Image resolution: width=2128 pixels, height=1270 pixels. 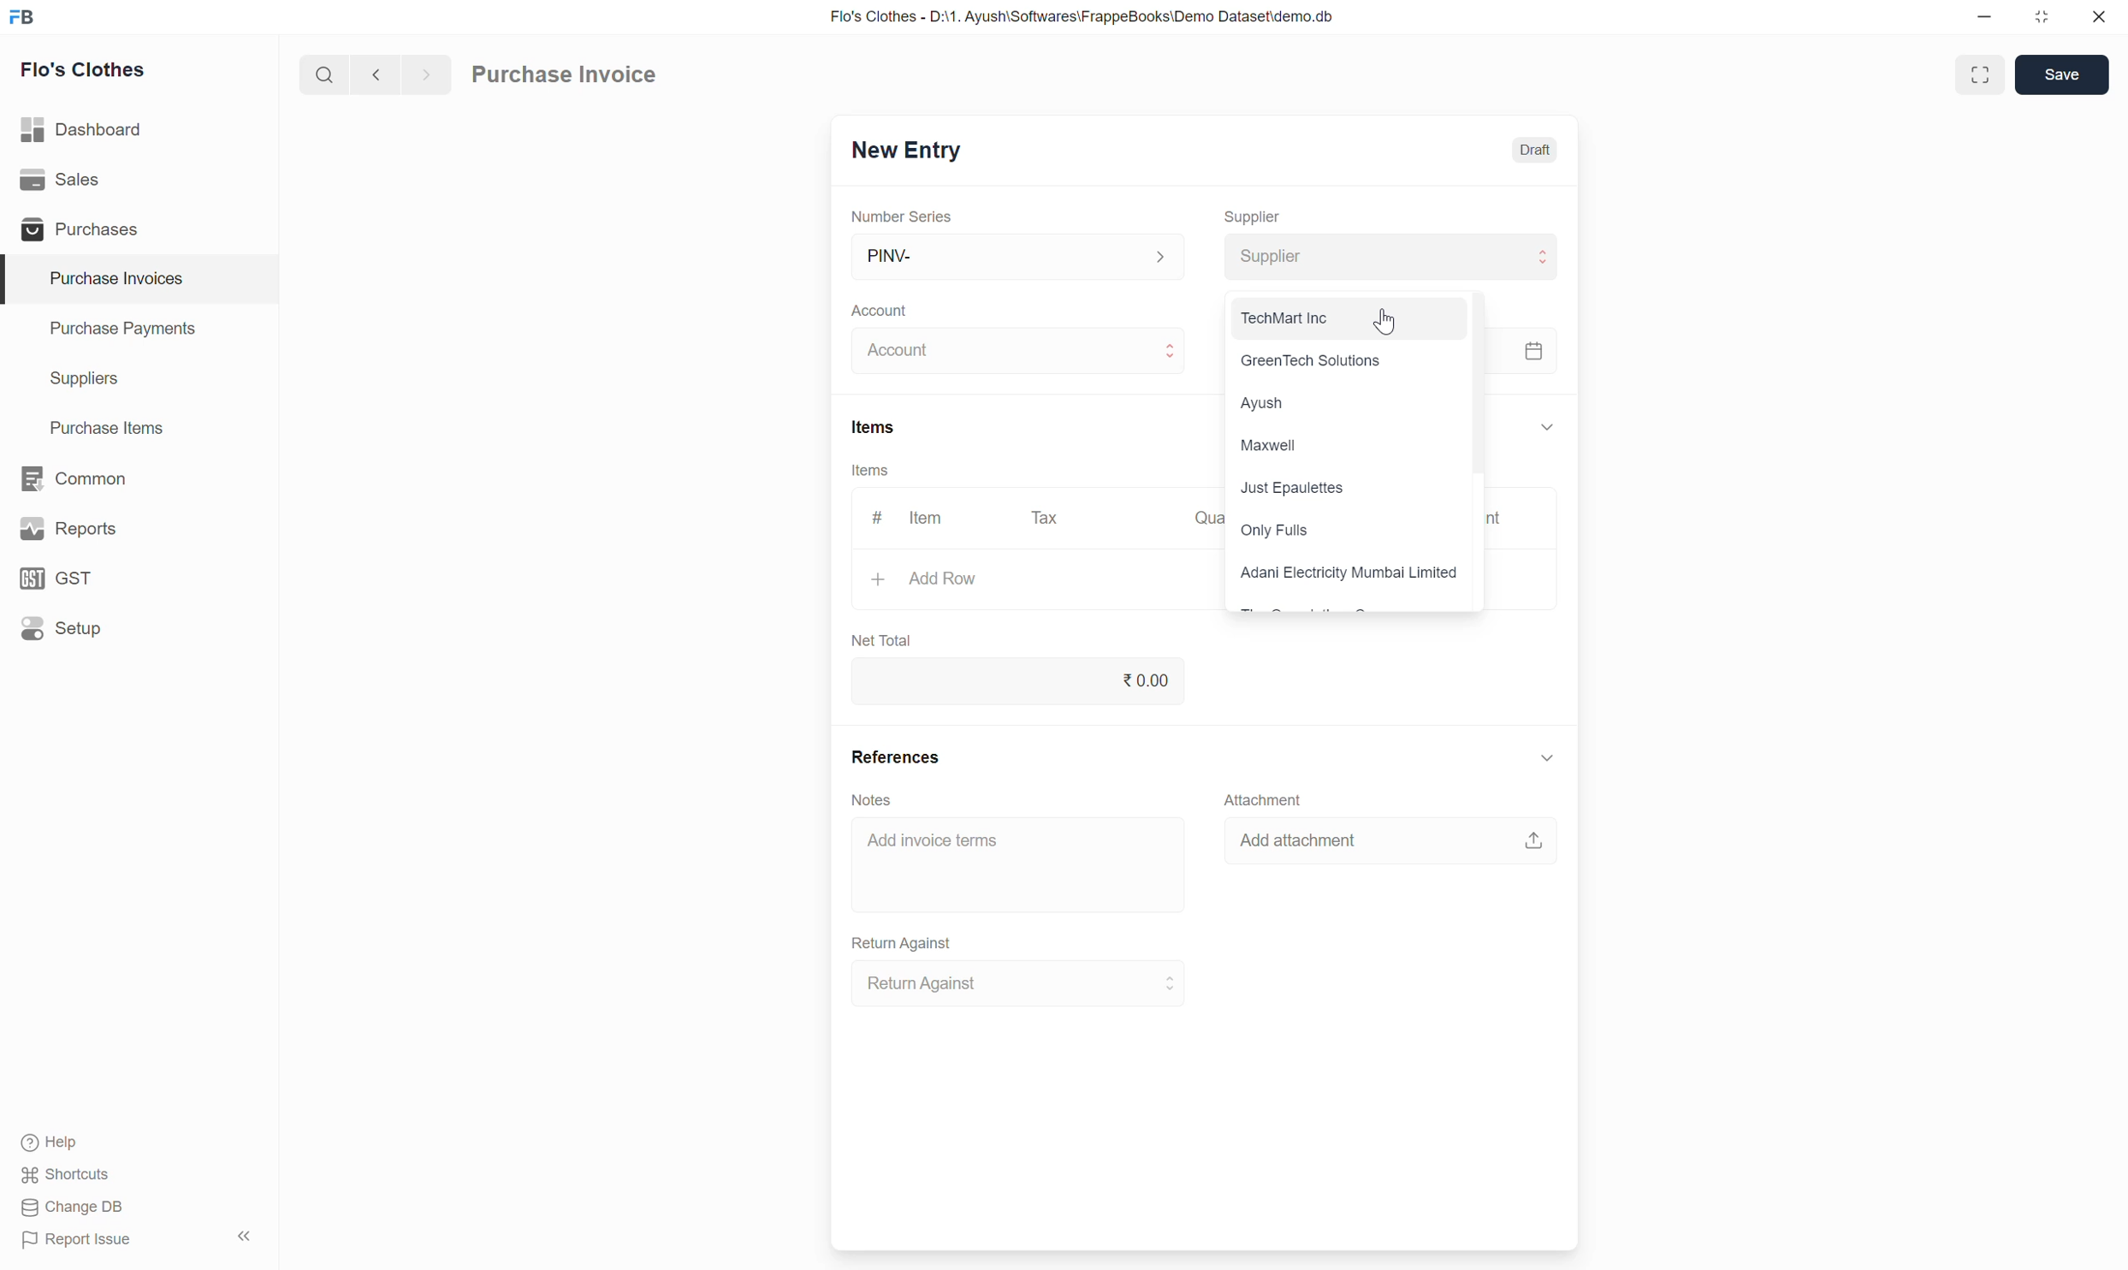 I want to click on Save, so click(x=2061, y=74).